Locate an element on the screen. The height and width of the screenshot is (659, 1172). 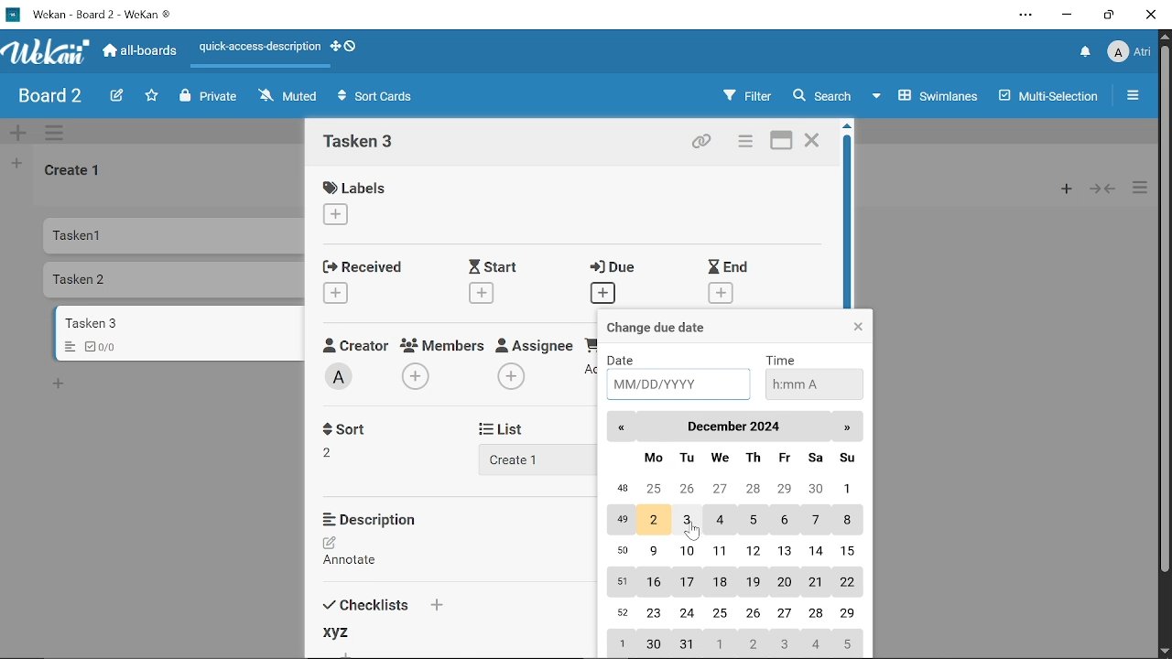
Creator  is located at coordinates (342, 377).